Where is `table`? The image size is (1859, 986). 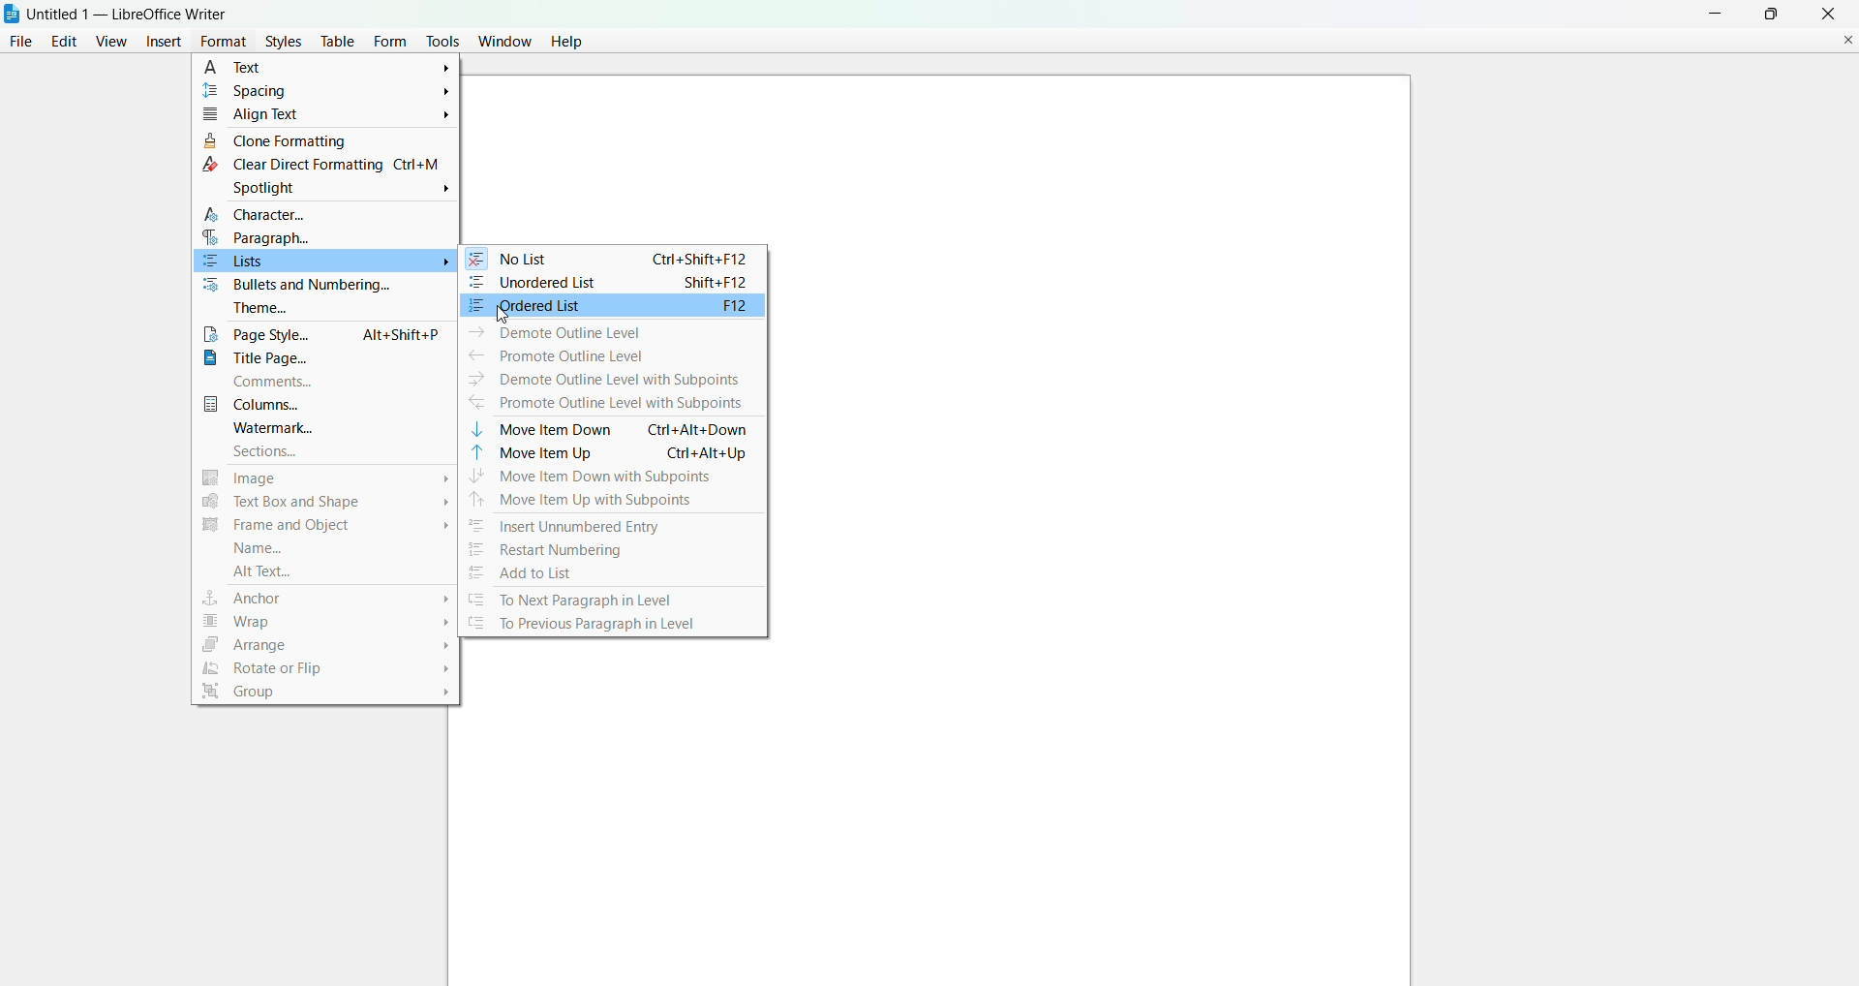
table is located at coordinates (339, 30).